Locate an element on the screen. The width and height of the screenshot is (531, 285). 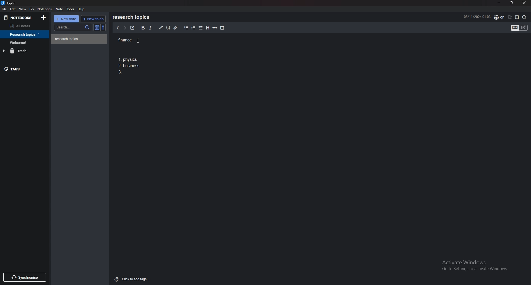
reverse sort order is located at coordinates (103, 27).